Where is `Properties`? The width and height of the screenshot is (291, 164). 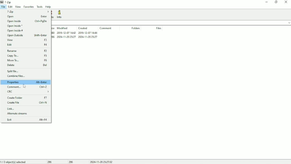 Properties is located at coordinates (26, 82).